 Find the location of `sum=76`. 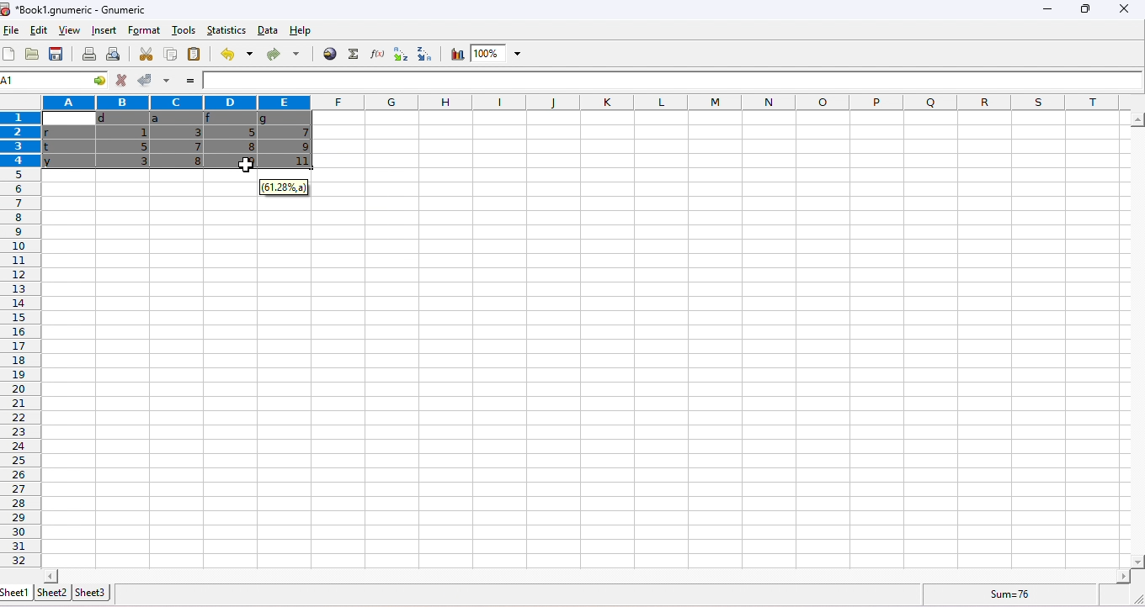

sum=76 is located at coordinates (1014, 594).